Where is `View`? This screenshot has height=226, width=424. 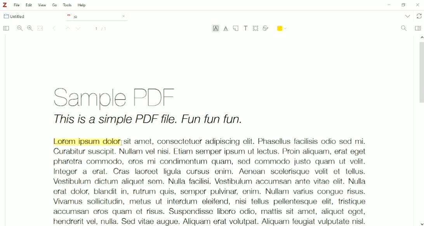
View is located at coordinates (42, 5).